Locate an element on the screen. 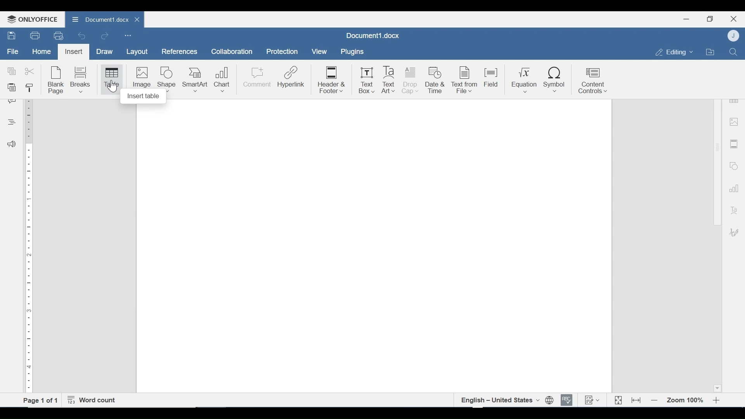  Shapes is located at coordinates (733, 165).